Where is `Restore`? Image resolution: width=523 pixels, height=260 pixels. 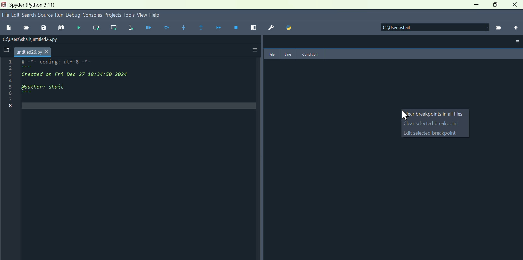 Restore is located at coordinates (496, 5).